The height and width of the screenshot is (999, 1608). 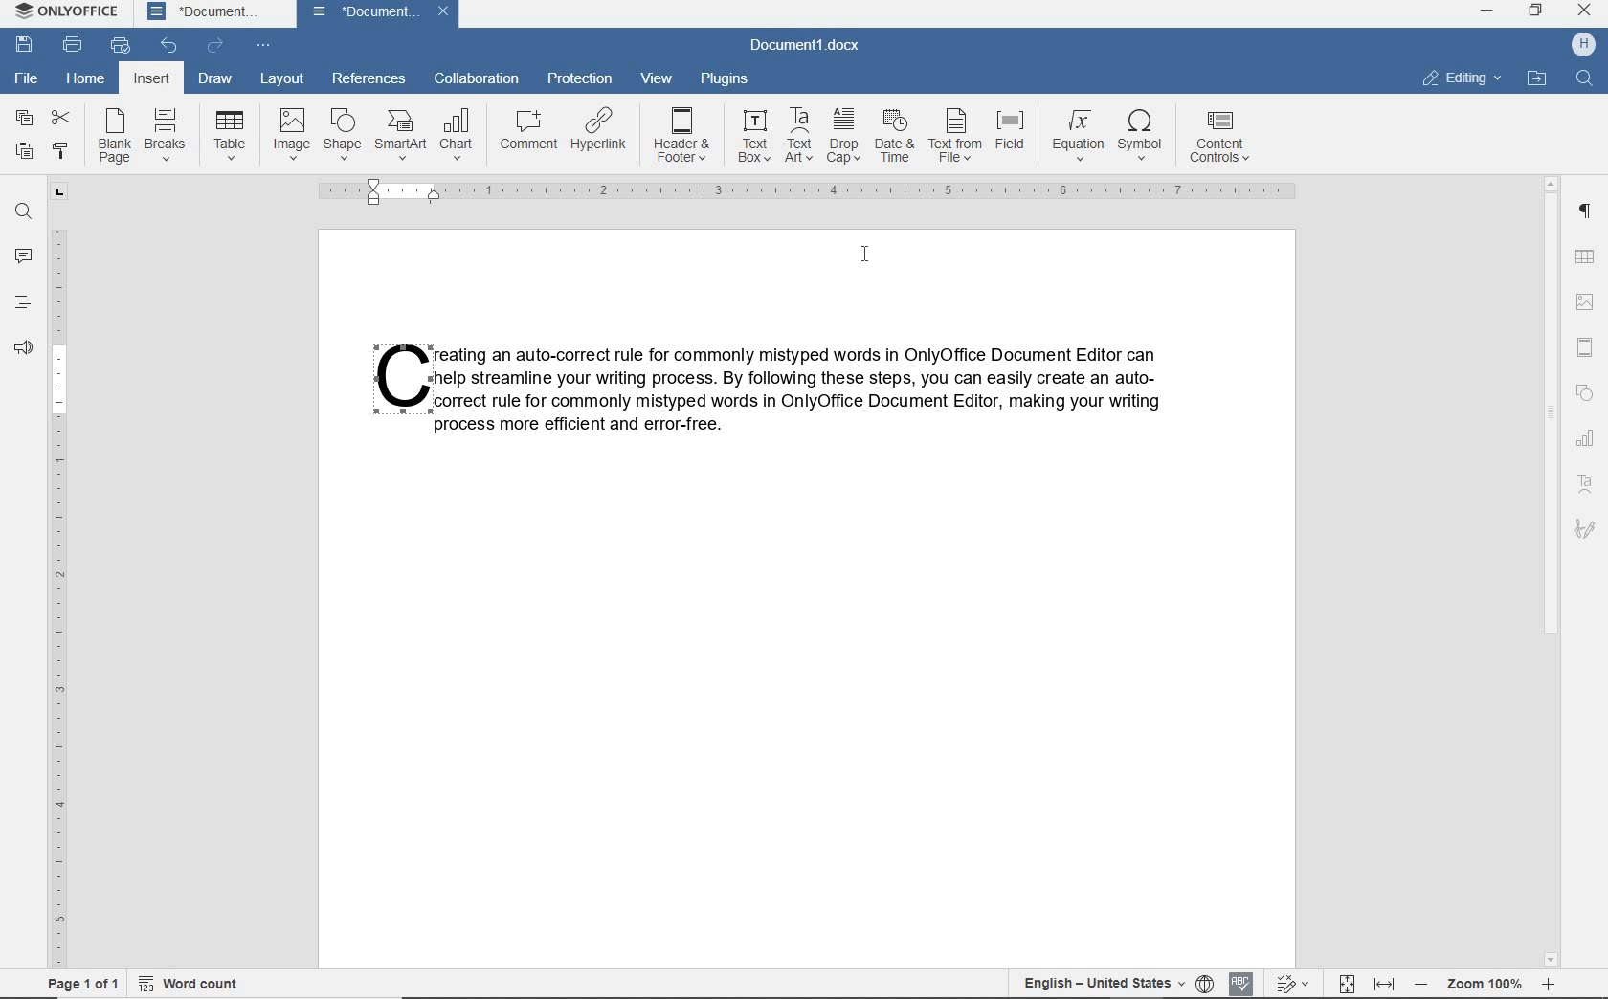 What do you see at coordinates (23, 211) in the screenshot?
I see `find` at bounding box center [23, 211].